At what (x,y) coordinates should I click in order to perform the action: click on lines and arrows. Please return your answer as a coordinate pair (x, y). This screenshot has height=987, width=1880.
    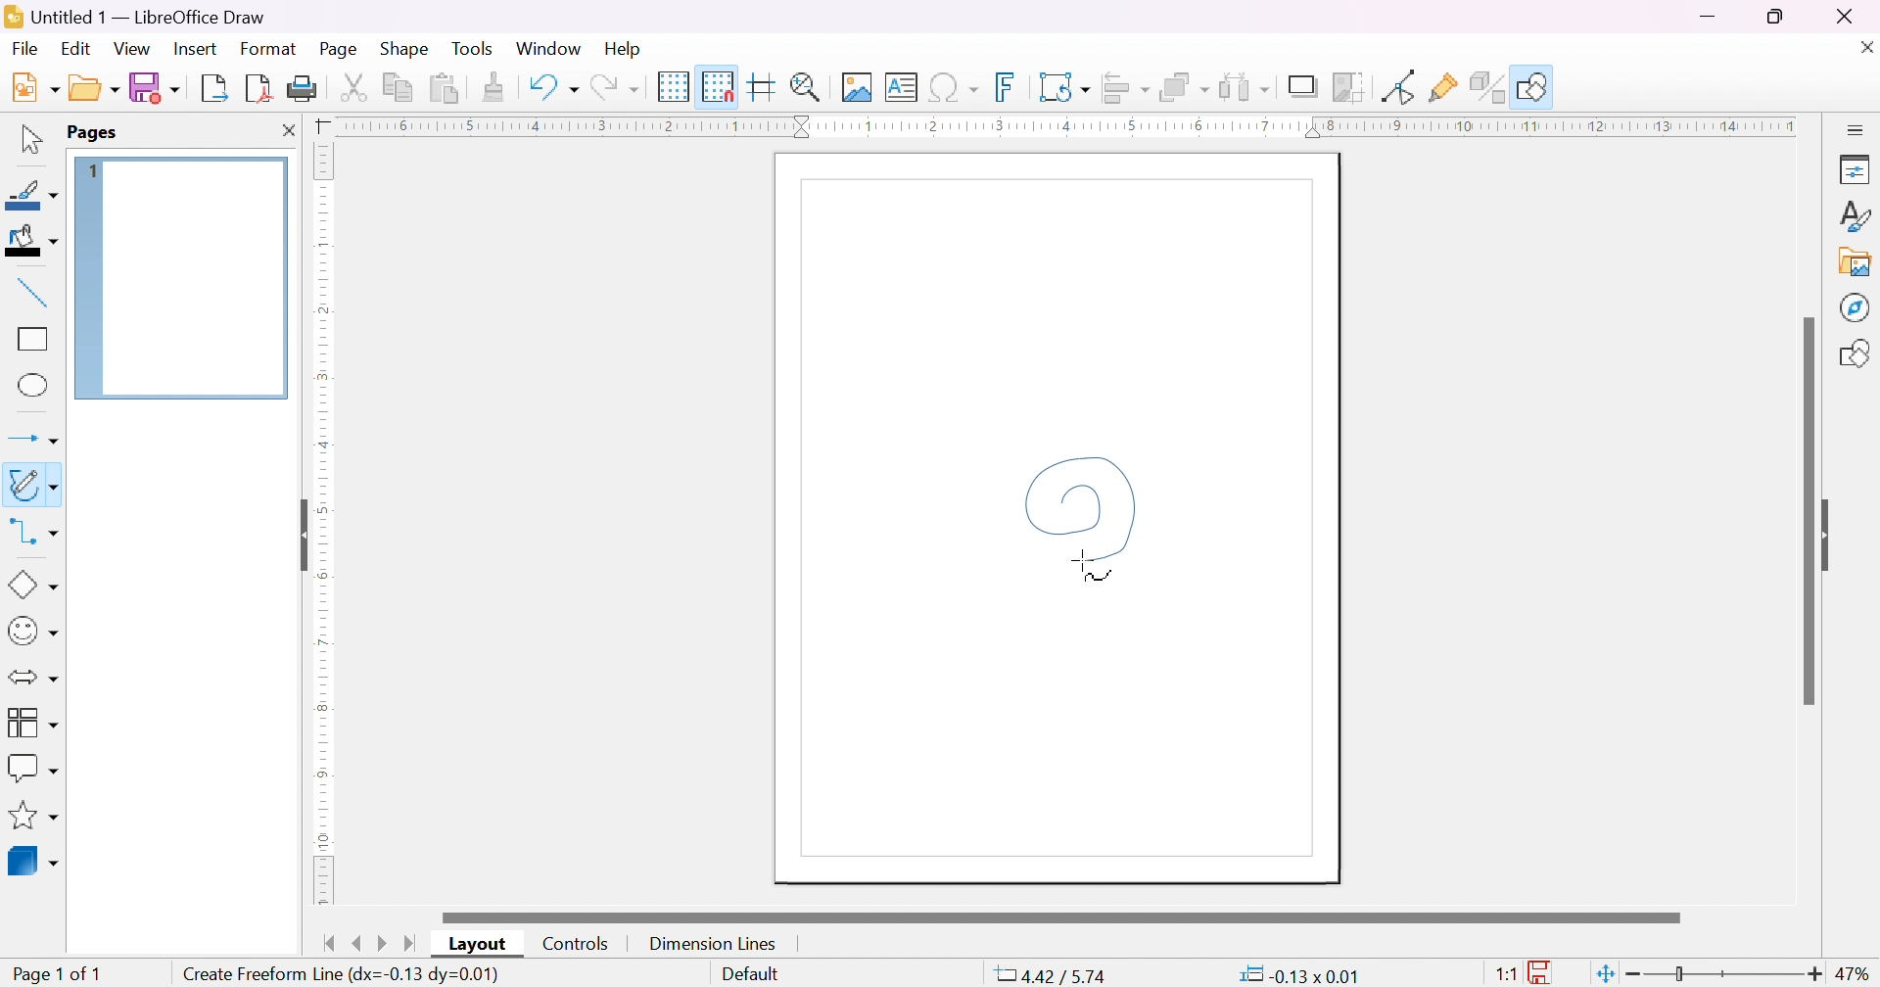
    Looking at the image, I should click on (36, 440).